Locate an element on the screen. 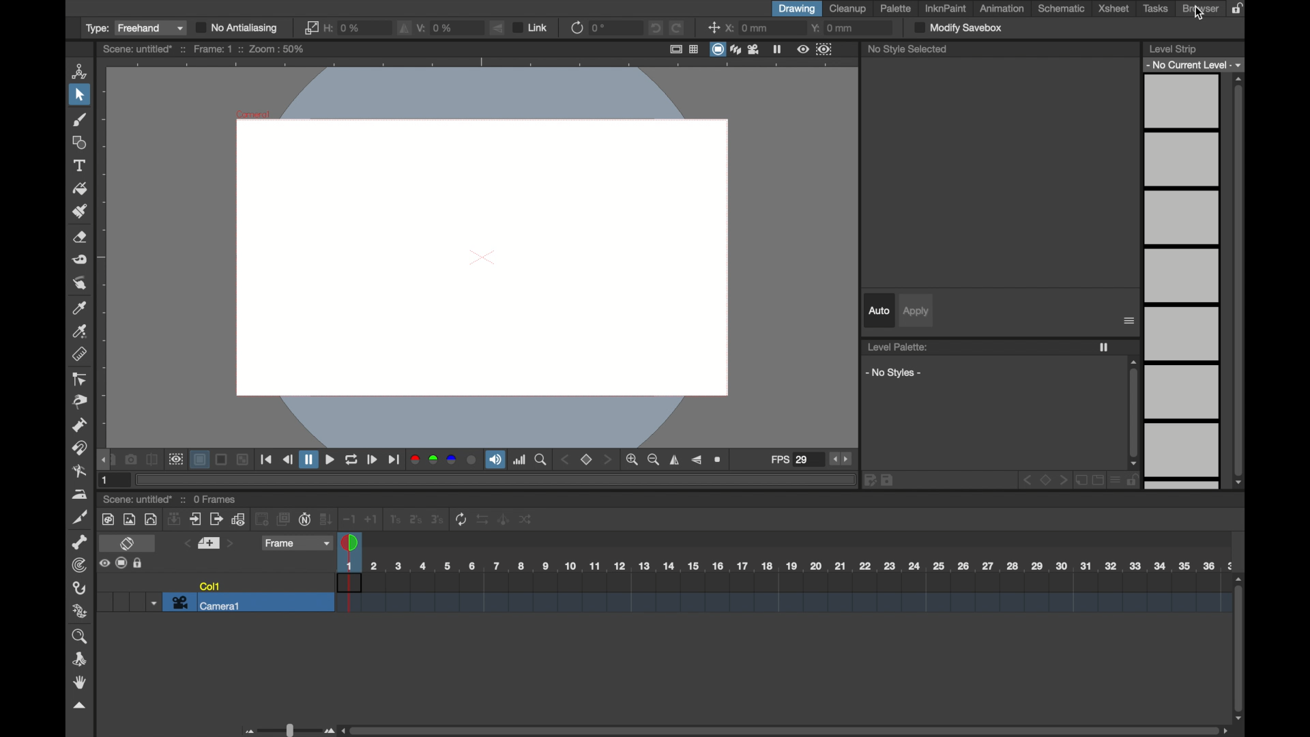  magnet tool is located at coordinates (81, 449).